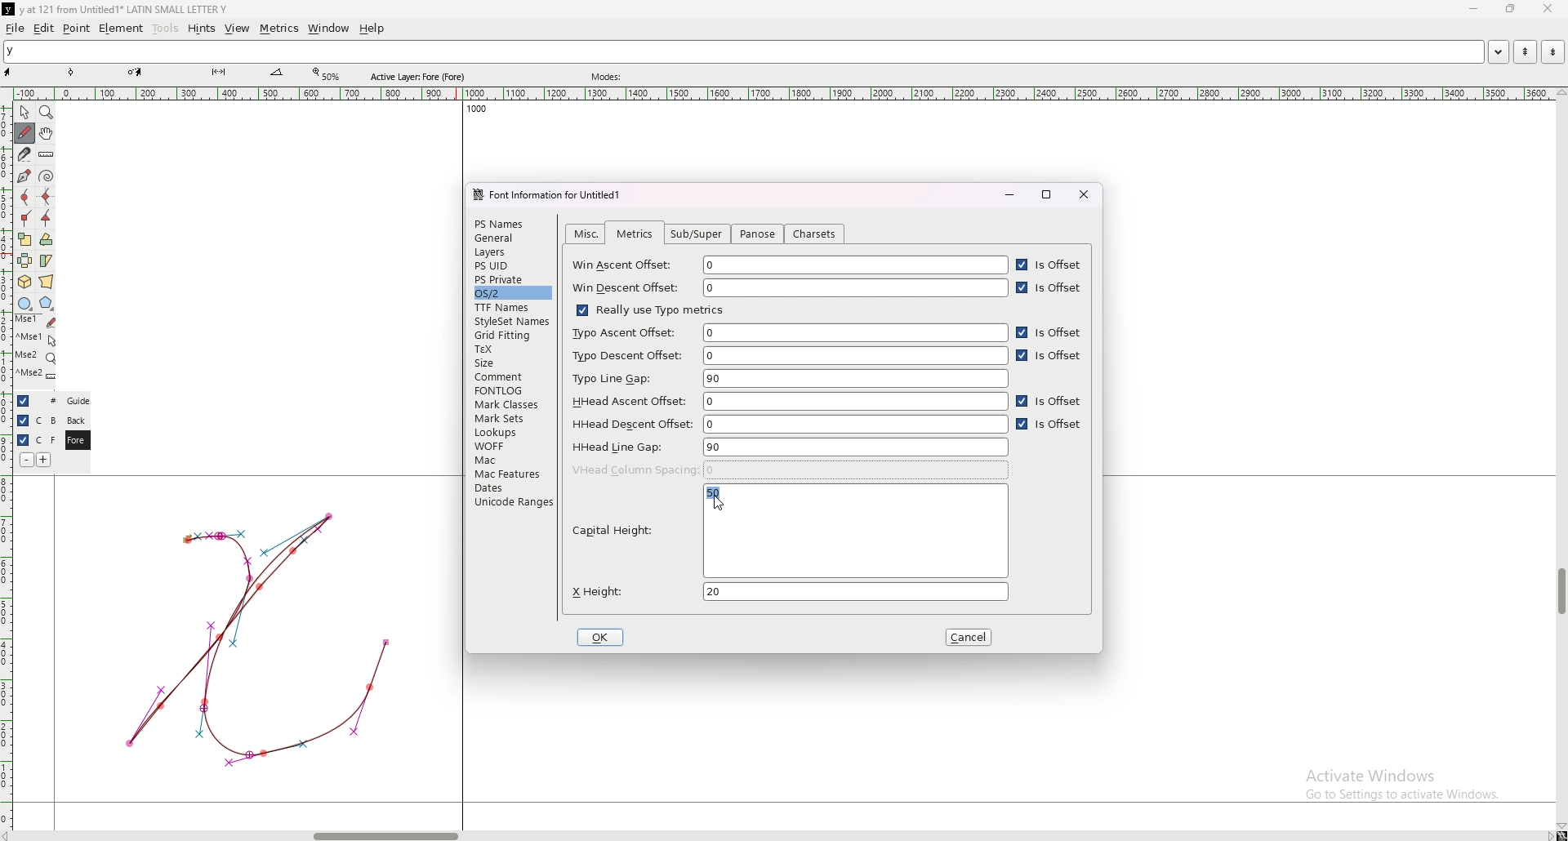  What do you see at coordinates (421, 77) in the screenshot?
I see `active layer` at bounding box center [421, 77].